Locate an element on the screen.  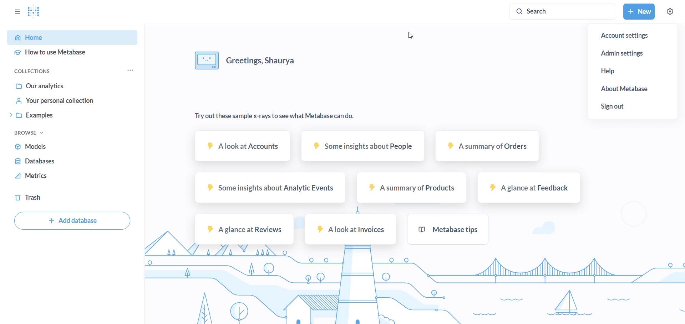
database is located at coordinates (39, 161).